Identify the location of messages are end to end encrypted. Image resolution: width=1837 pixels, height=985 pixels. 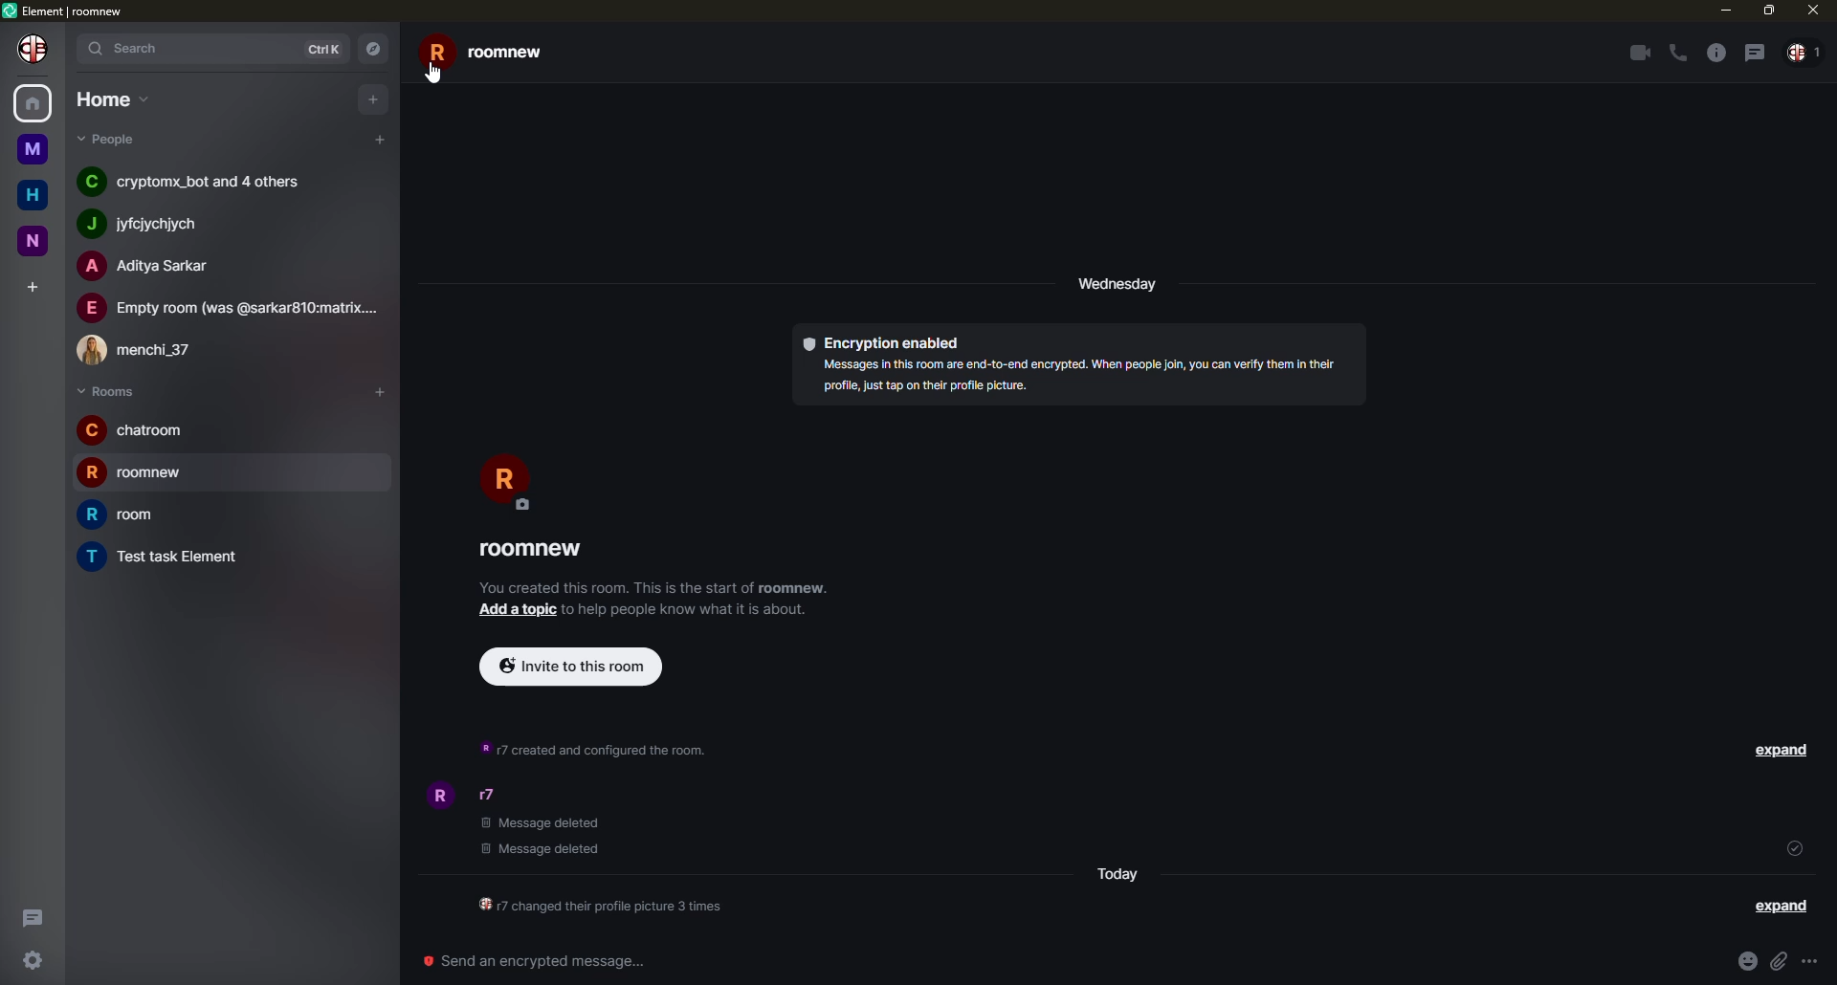
(1074, 377).